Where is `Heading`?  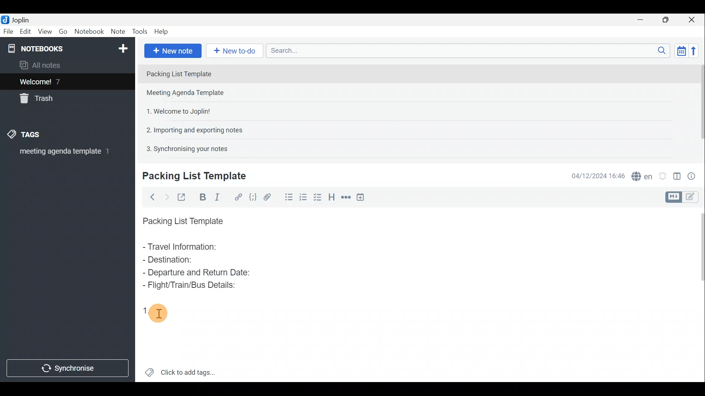
Heading is located at coordinates (332, 196).